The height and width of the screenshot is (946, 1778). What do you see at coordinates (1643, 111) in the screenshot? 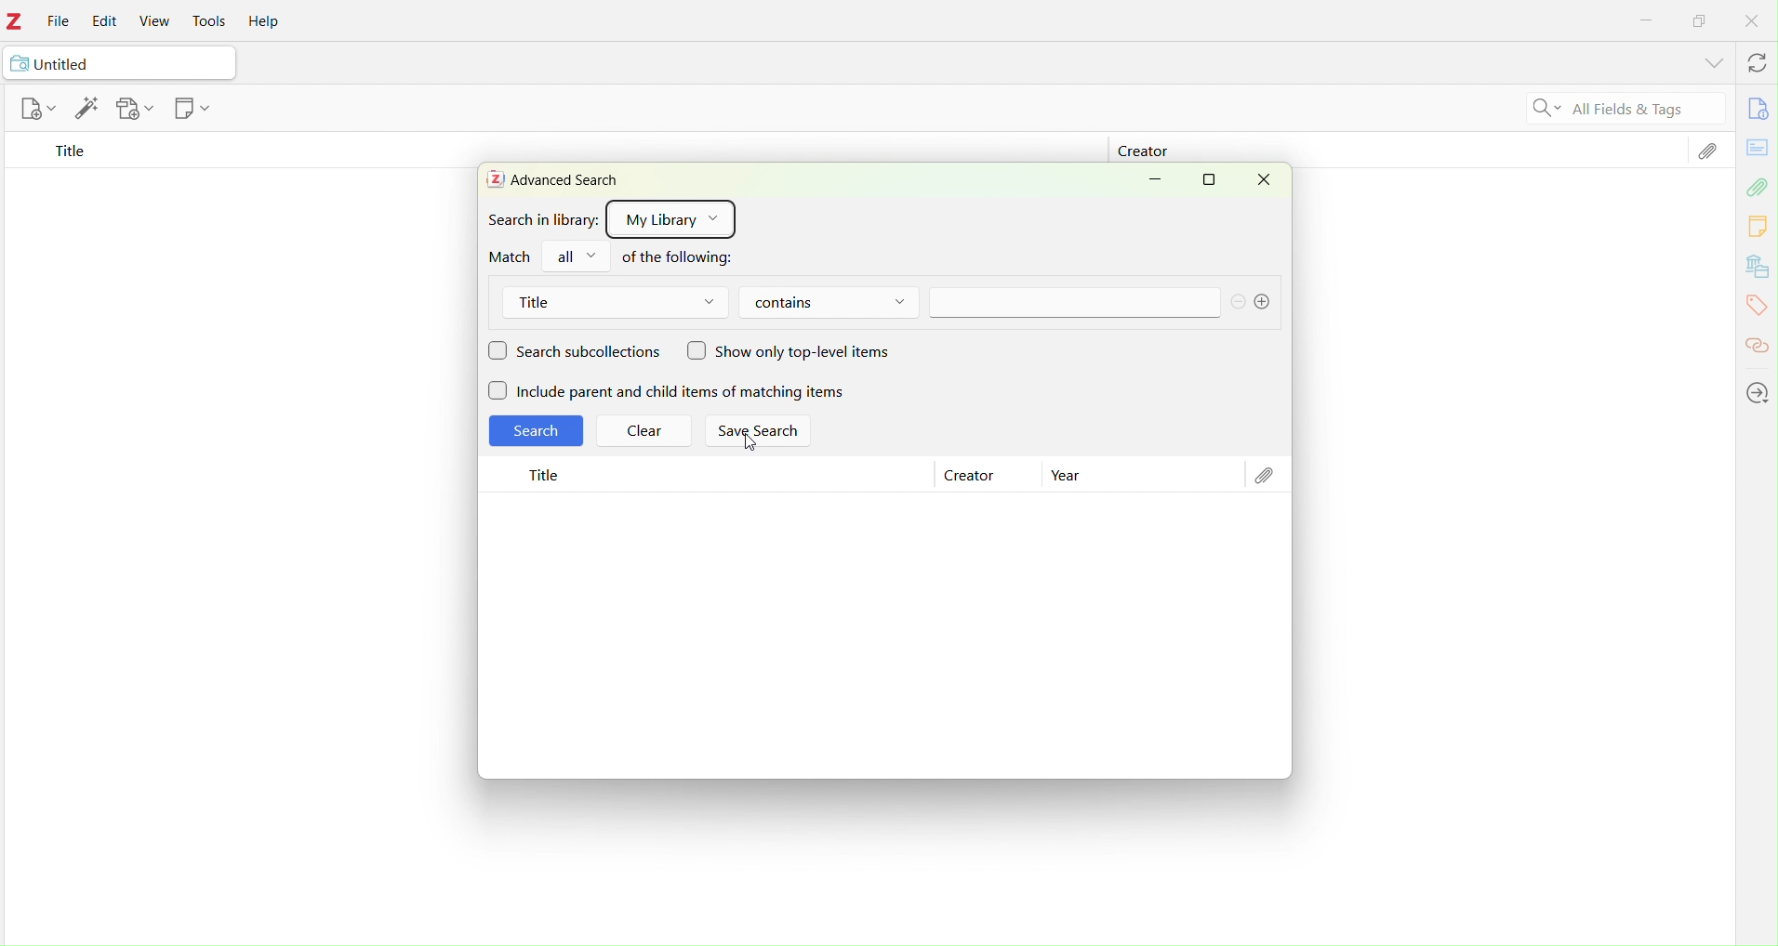
I see `Fields and tags` at bounding box center [1643, 111].